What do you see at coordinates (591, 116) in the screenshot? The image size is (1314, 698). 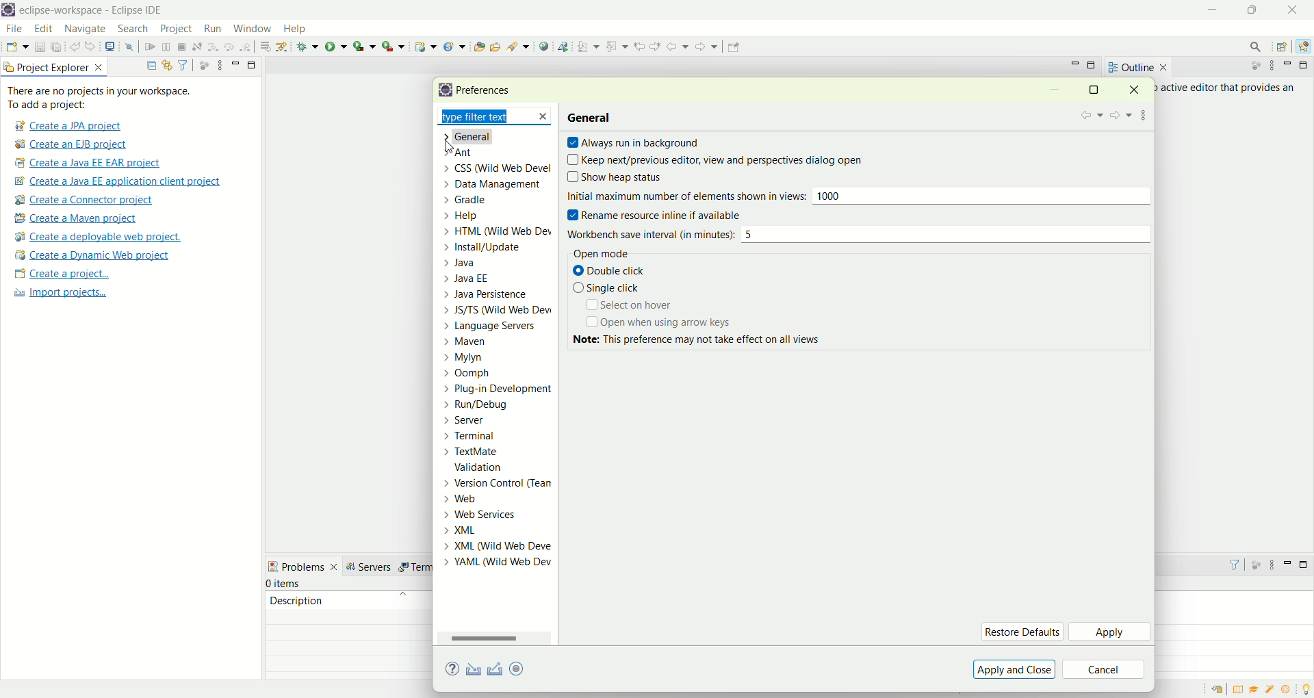 I see `general` at bounding box center [591, 116].